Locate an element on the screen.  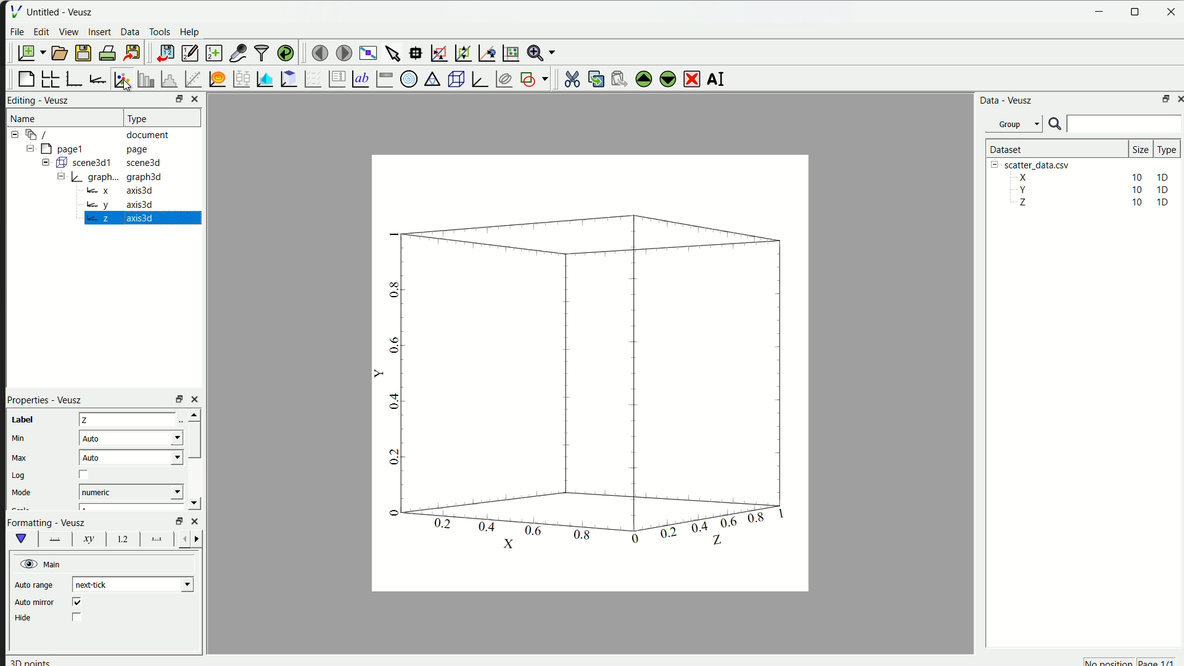
vShape is located at coordinates (22, 539).